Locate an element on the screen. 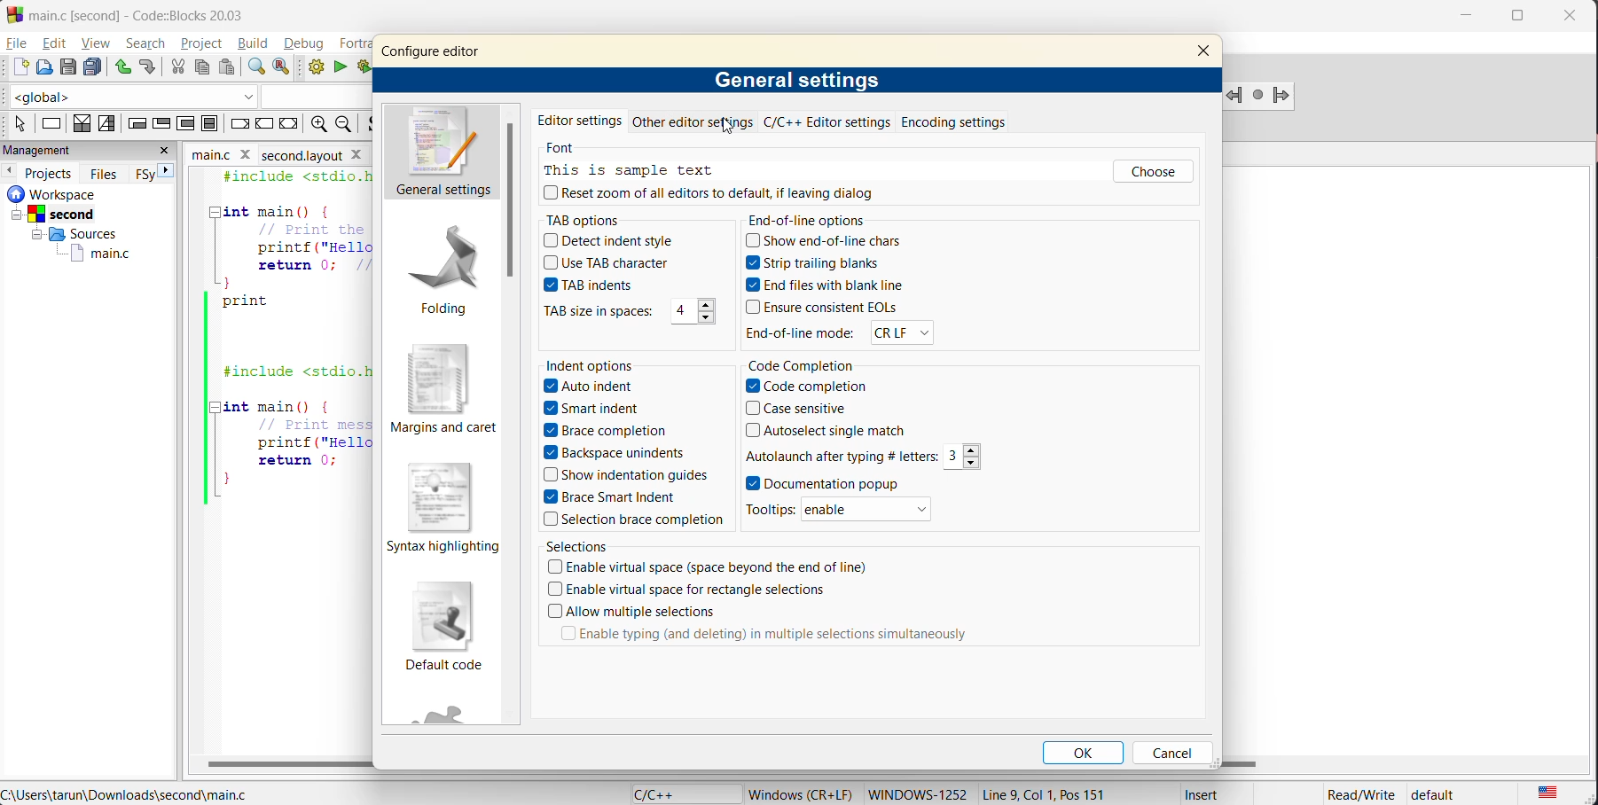 The height and width of the screenshot is (805, 1598). Ensure consistent EOLs is located at coordinates (824, 307).